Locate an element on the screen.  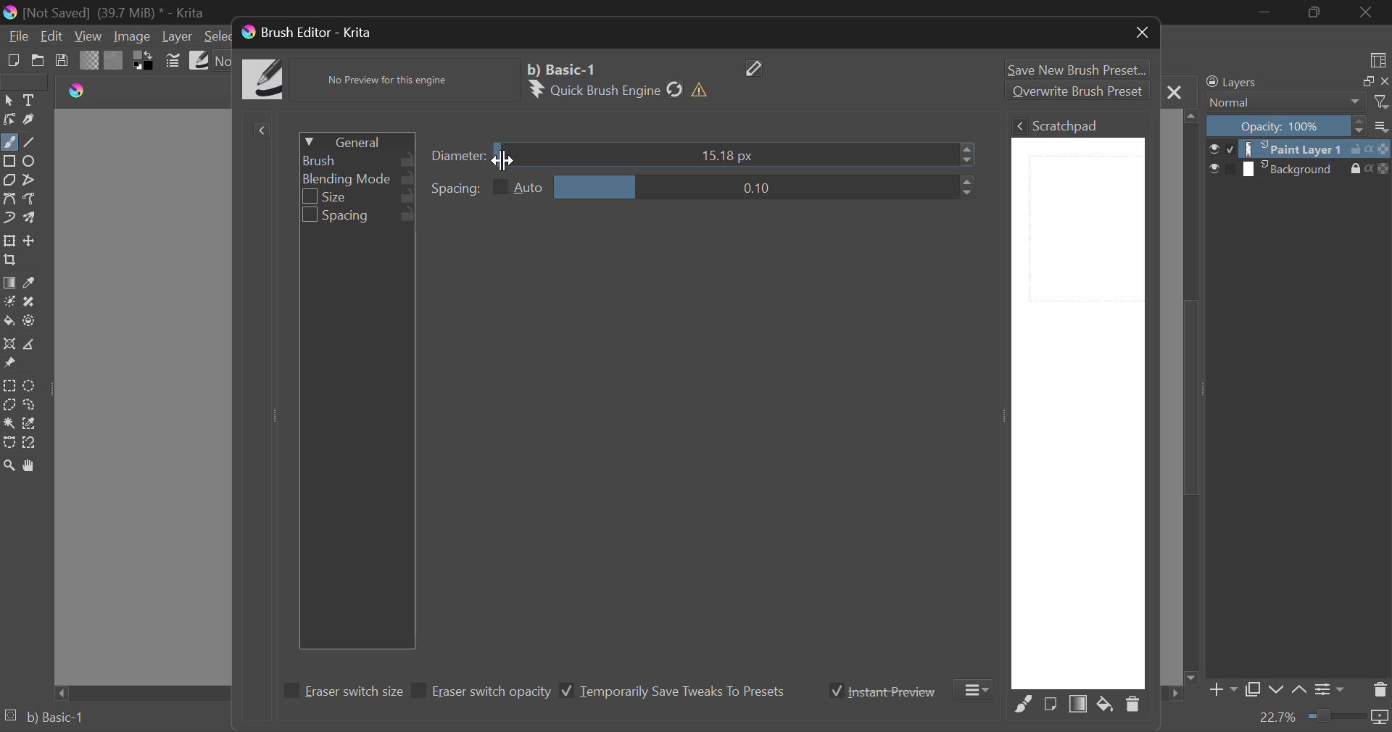
Layer Settings is located at coordinates (1331, 689).